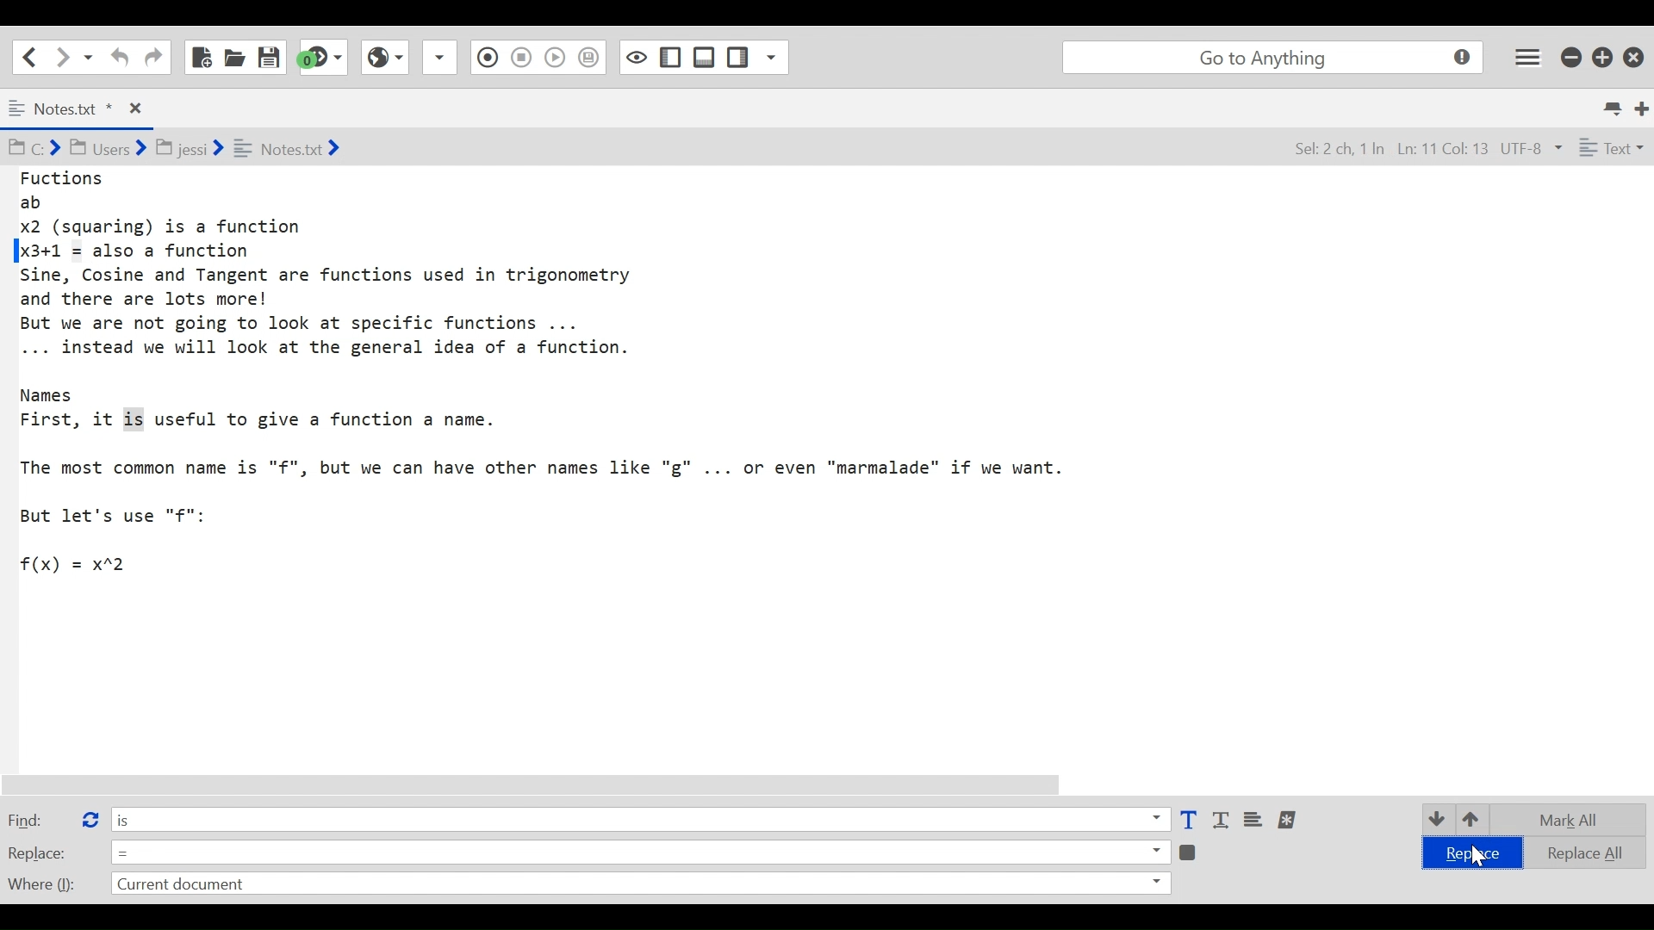 The image size is (1654, 930). I want to click on Ln: 17 Col: 11 UTF-8, so click(1484, 150).